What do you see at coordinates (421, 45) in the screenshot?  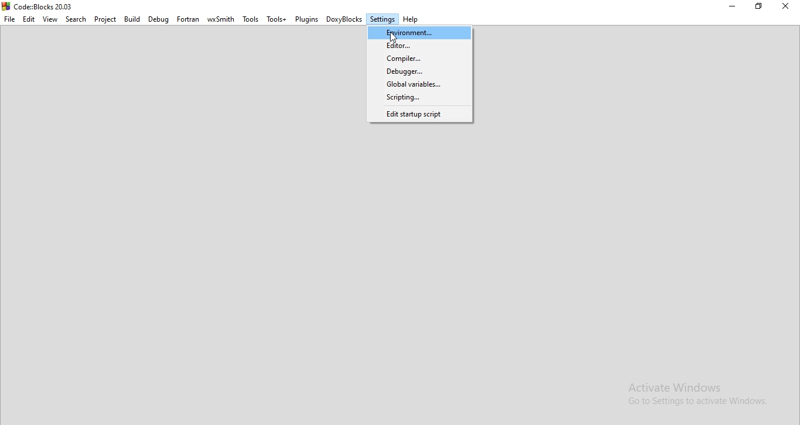 I see `Editior` at bounding box center [421, 45].